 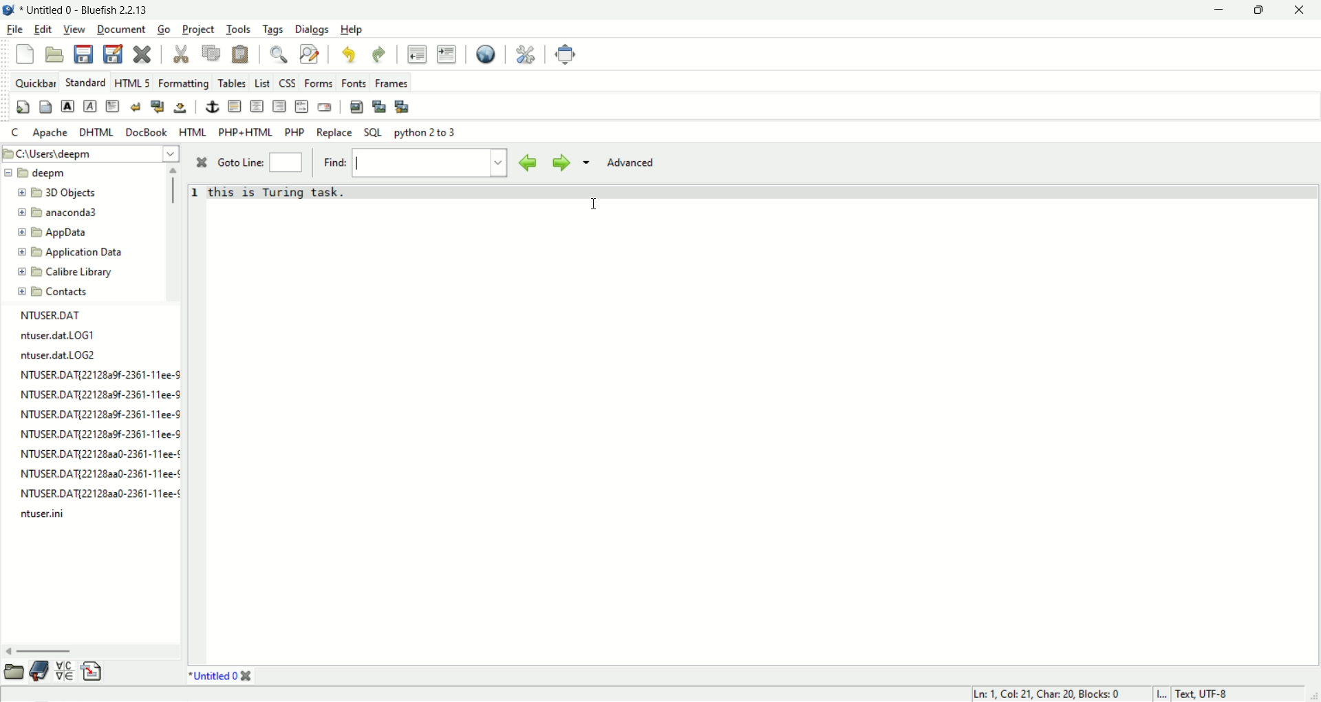 I want to click on file, so click(x=13, y=30).